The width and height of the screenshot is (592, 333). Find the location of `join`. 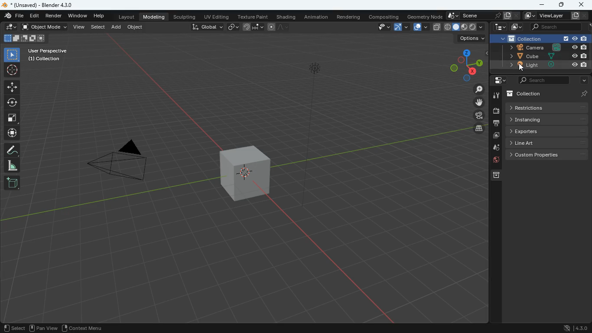

join is located at coordinates (253, 27).